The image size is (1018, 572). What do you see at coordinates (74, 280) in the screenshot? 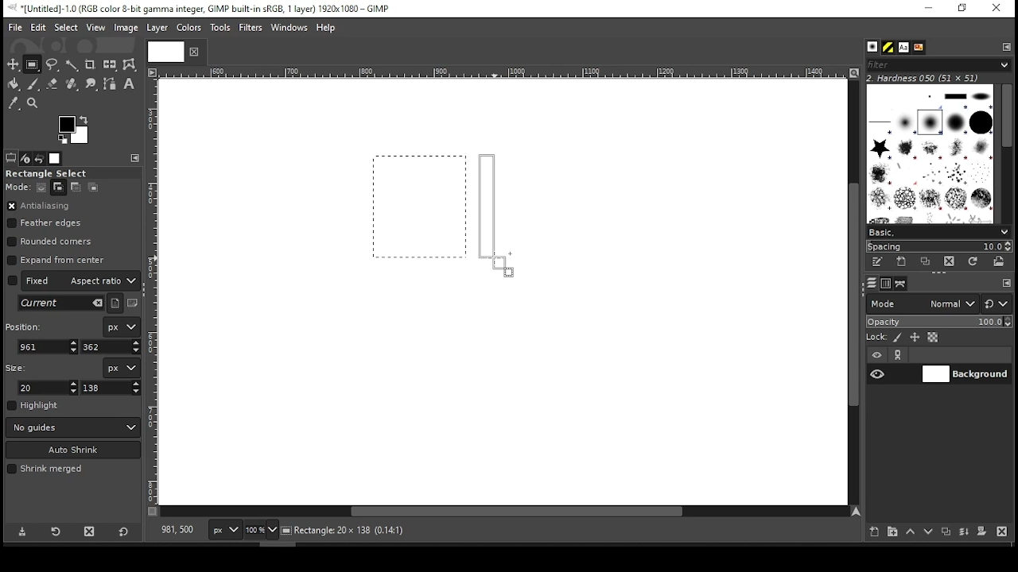
I see `aspect ratio` at bounding box center [74, 280].